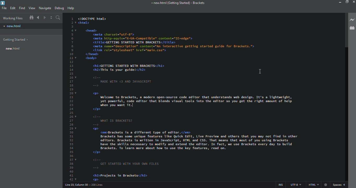 The height and width of the screenshot is (188, 356). Describe the element at coordinates (22, 8) in the screenshot. I see `find` at that location.